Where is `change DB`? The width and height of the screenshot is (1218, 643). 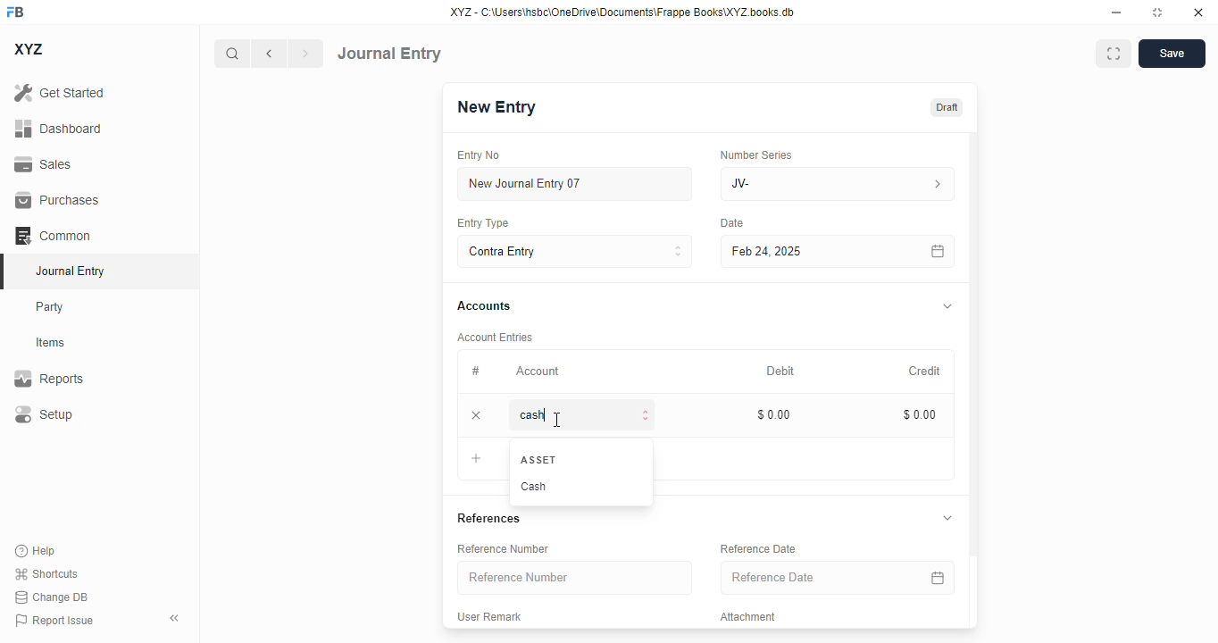
change DB is located at coordinates (51, 597).